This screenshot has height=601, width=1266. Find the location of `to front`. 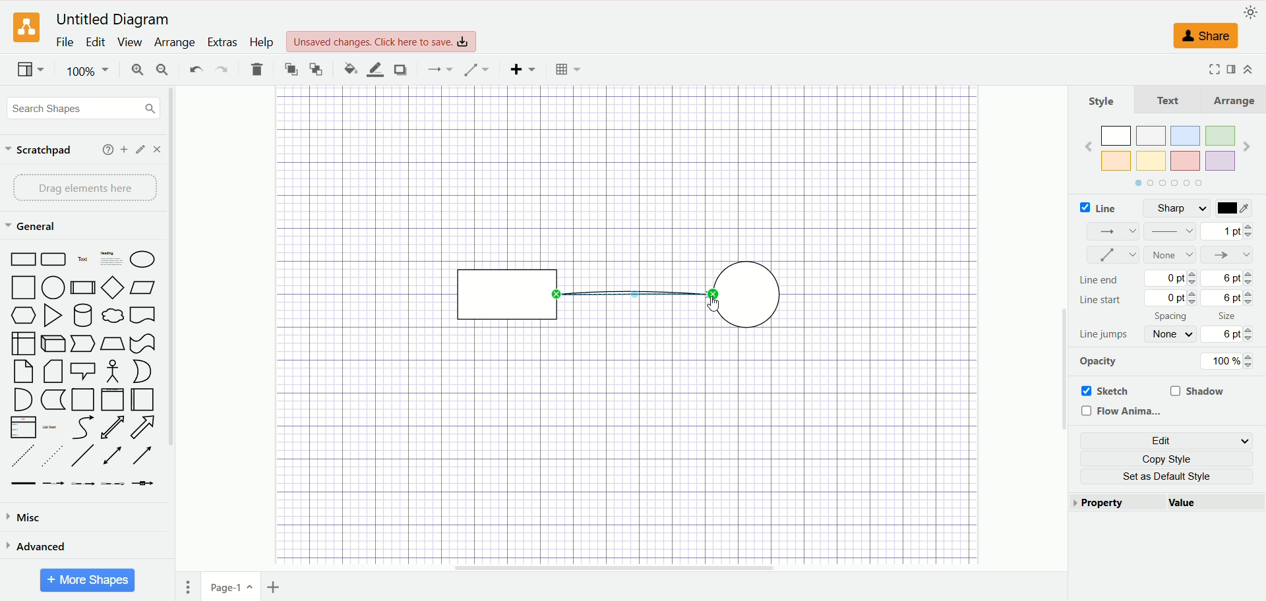

to front is located at coordinates (290, 68).